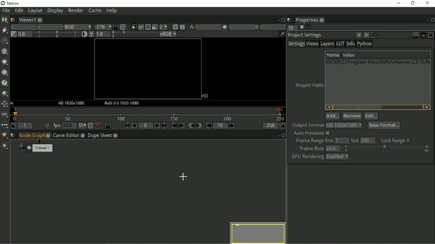  I want to click on Float pane, so click(426, 20).